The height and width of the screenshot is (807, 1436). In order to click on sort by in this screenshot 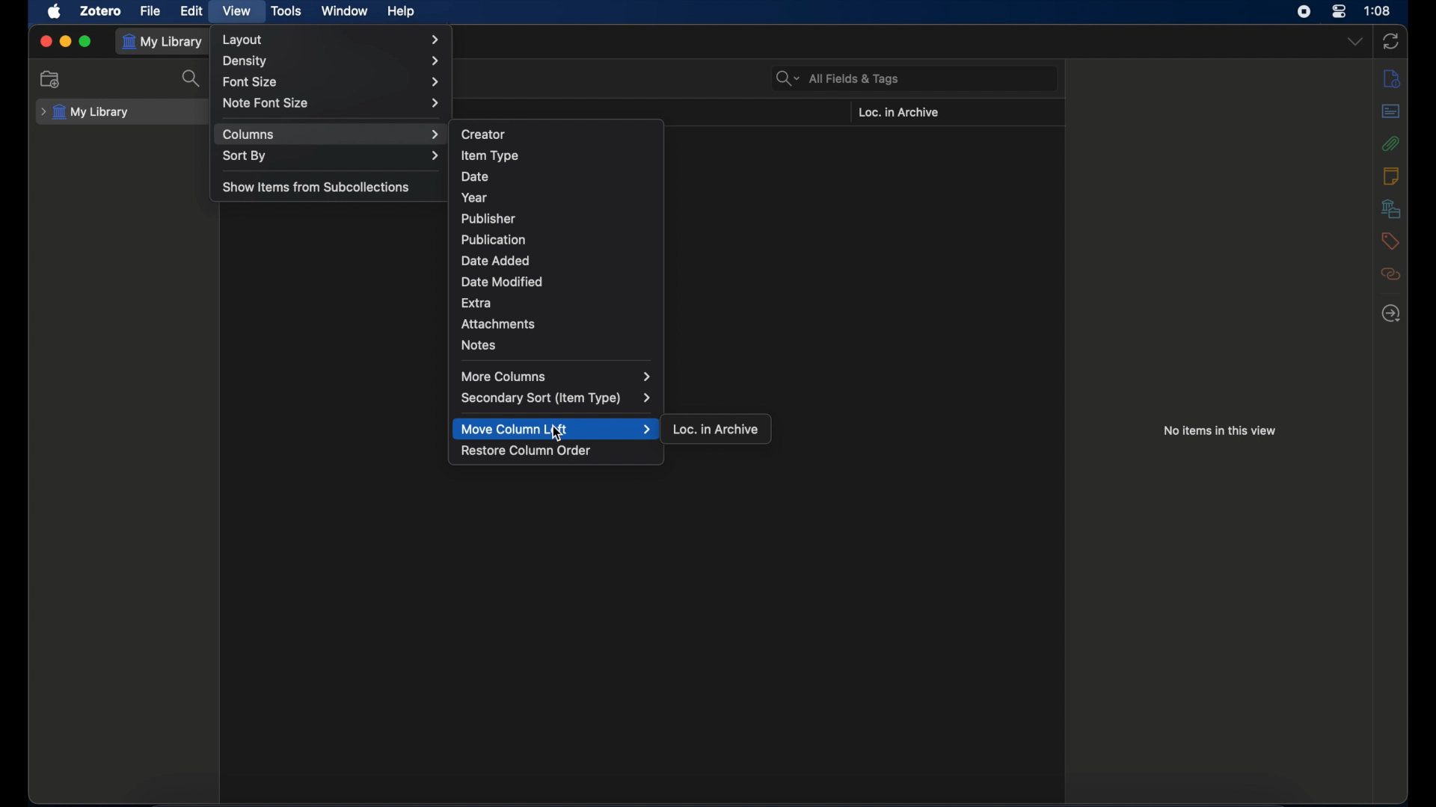, I will do `click(331, 155)`.